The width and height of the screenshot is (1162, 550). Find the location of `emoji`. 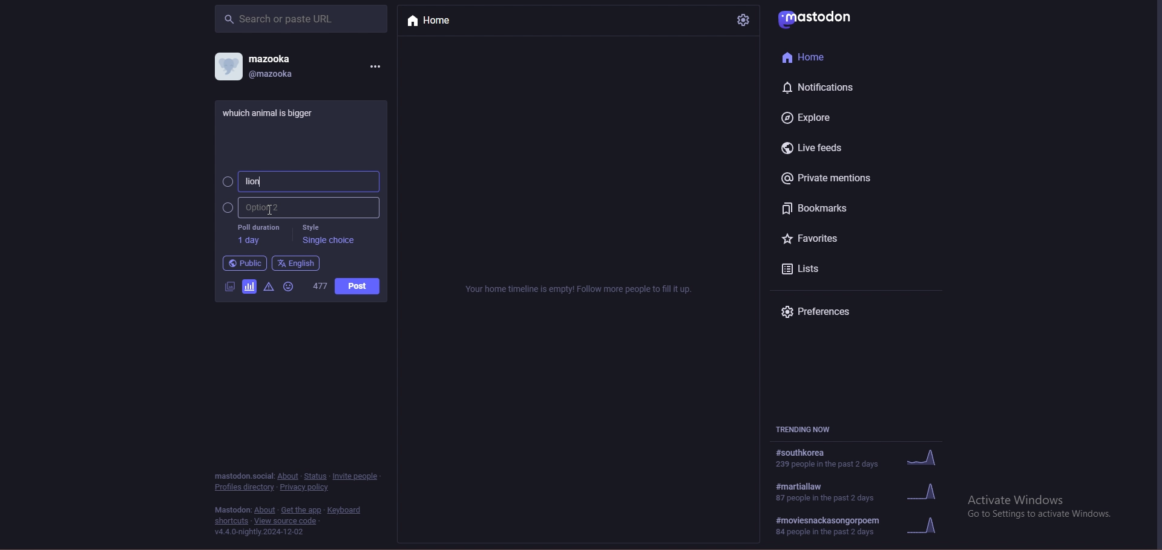

emoji is located at coordinates (291, 286).